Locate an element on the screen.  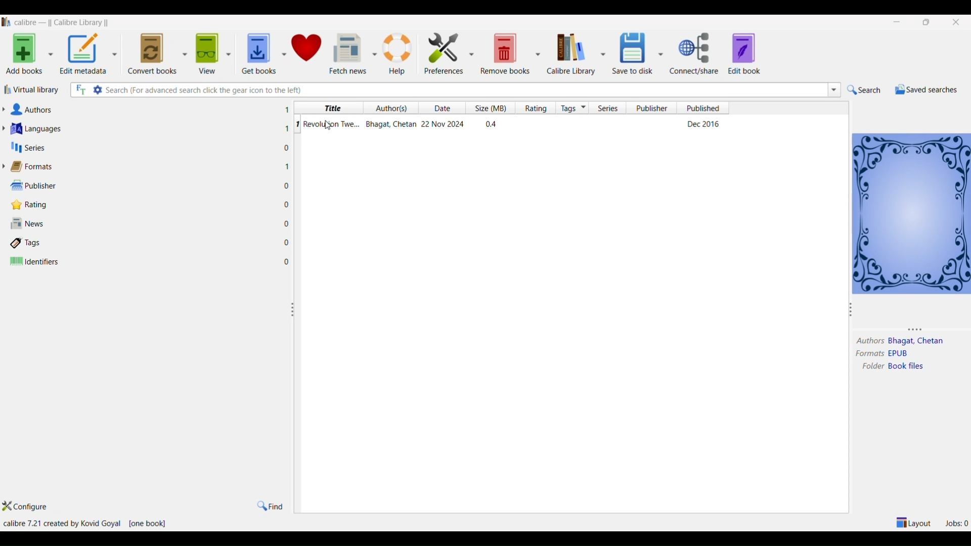
authors is located at coordinates (869, 341).